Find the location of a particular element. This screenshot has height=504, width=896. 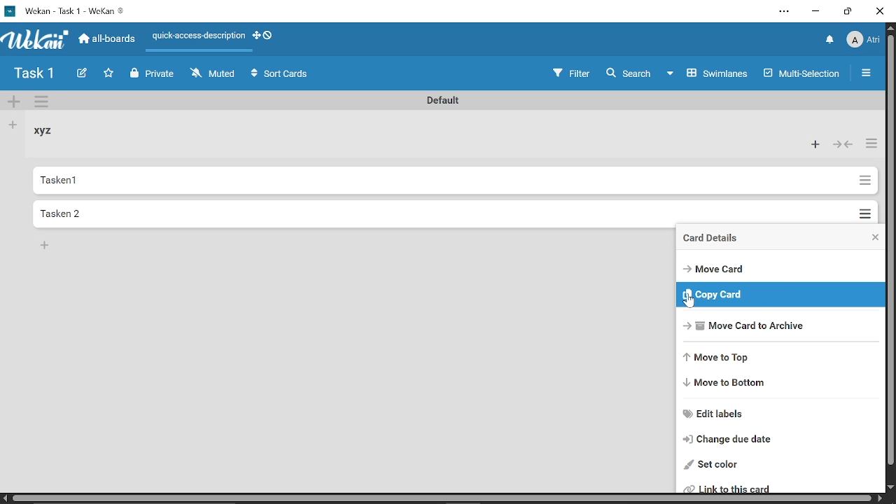

List actions is located at coordinates (869, 144).